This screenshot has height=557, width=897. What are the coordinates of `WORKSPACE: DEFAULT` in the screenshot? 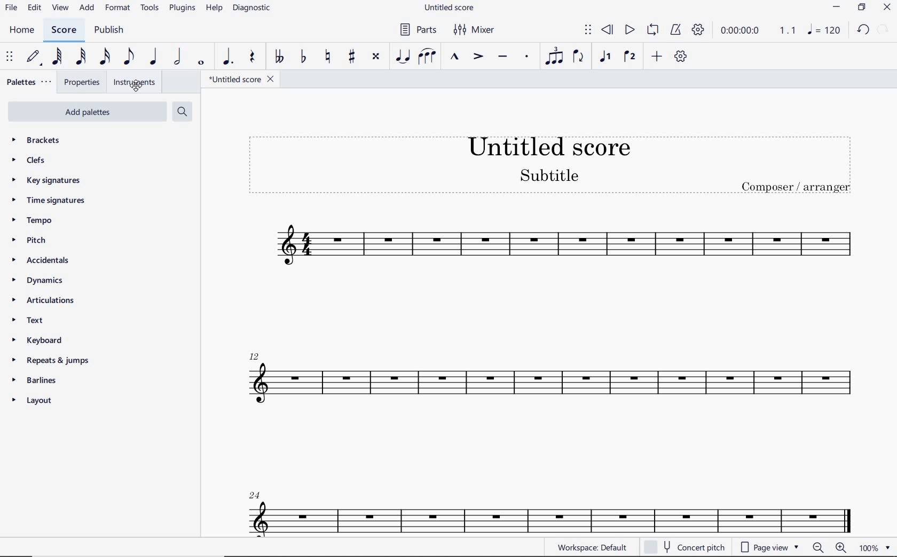 It's located at (594, 547).